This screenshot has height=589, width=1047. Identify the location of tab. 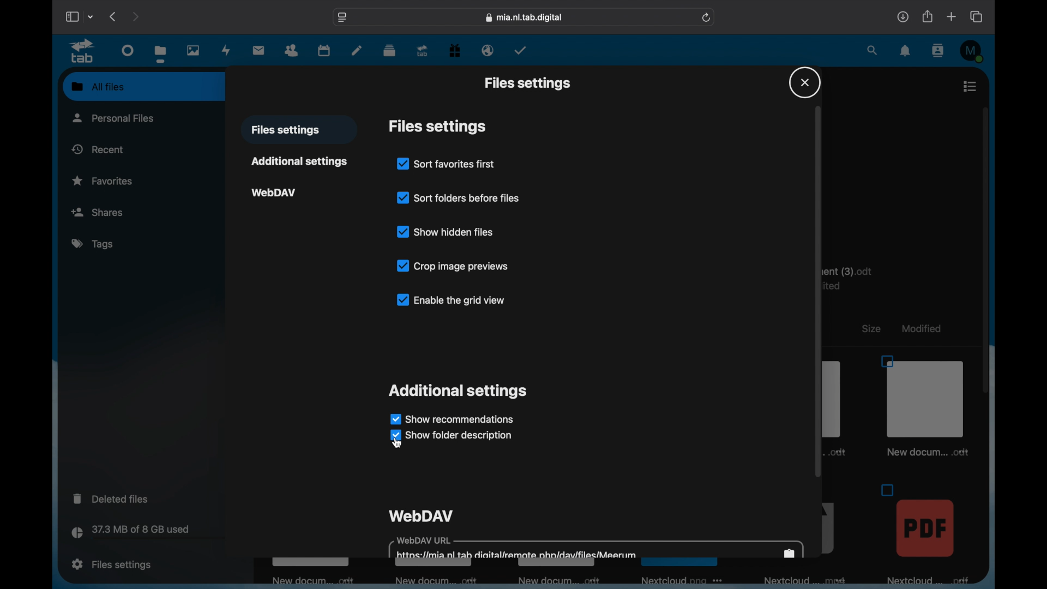
(423, 51).